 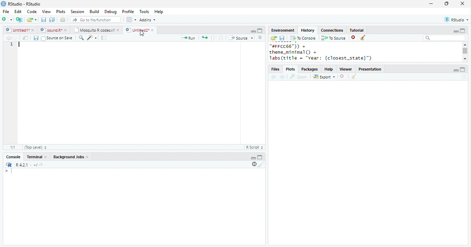 I want to click on Edit, so click(x=18, y=12).